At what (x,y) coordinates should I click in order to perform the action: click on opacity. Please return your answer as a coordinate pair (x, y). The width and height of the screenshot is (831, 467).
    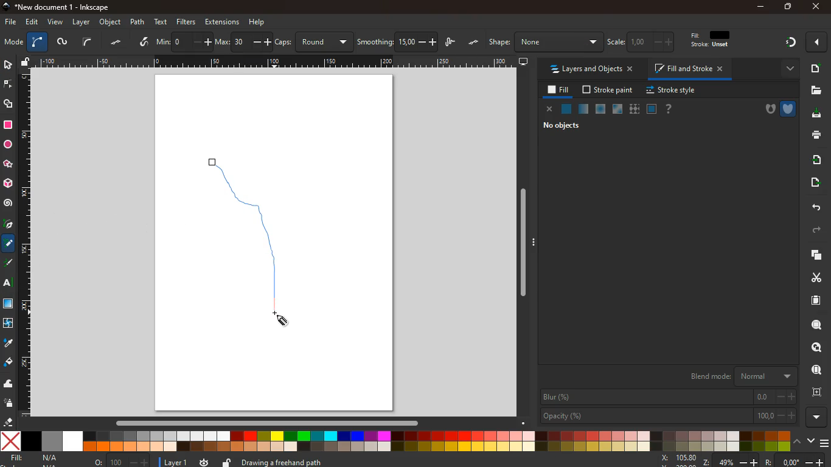
    Looking at the image, I should click on (669, 416).